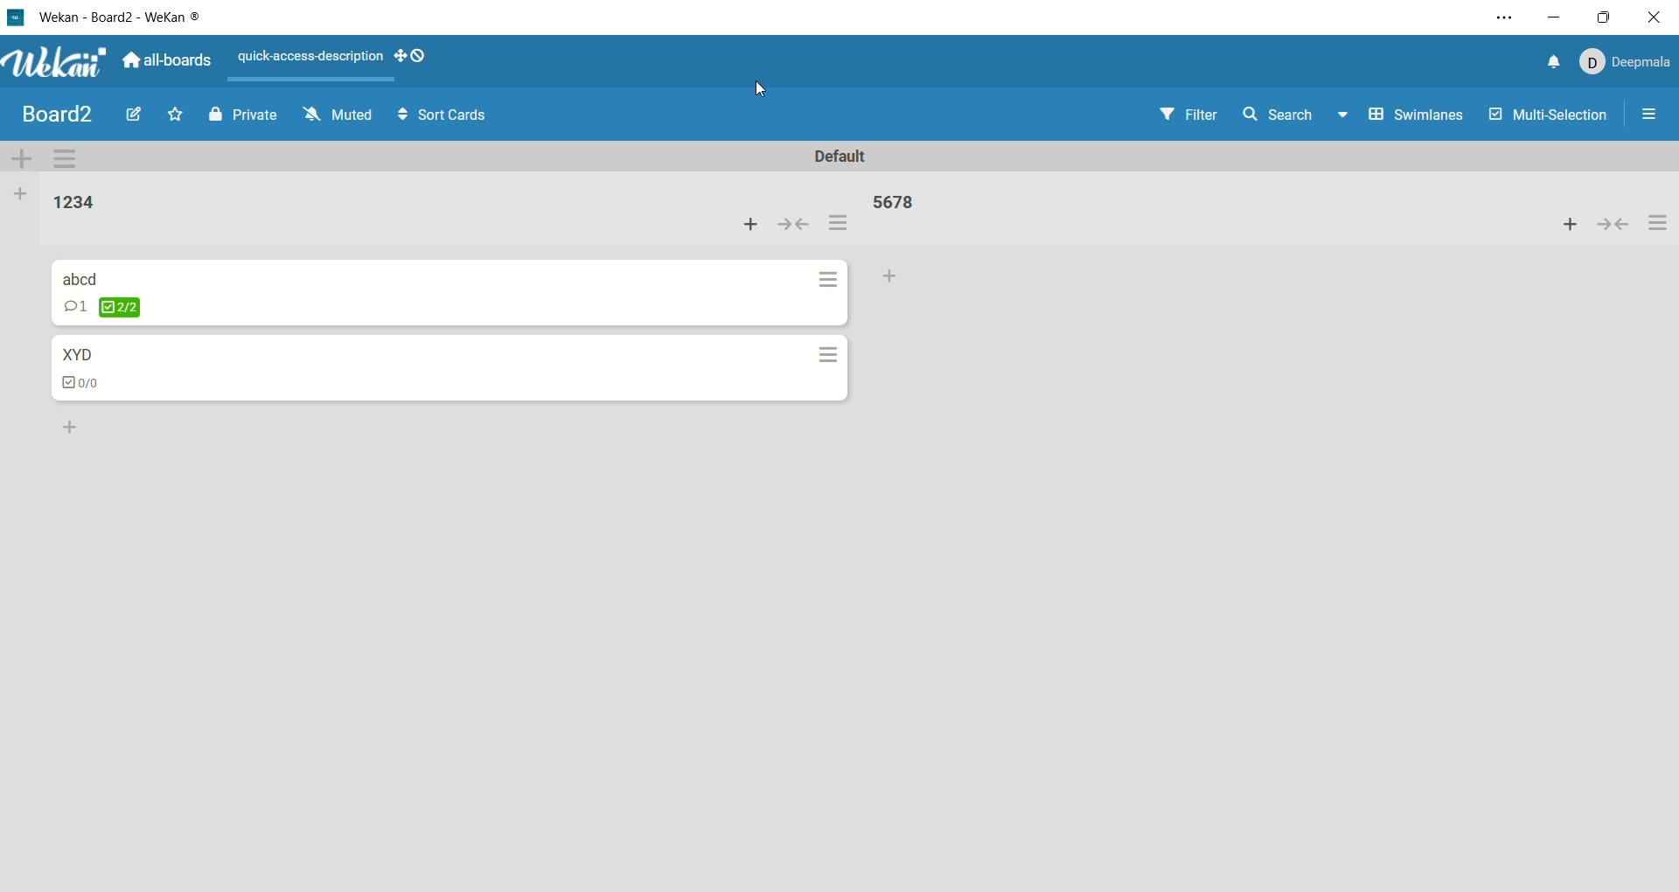 This screenshot has height=892, width=1679. I want to click on sort cards, so click(438, 116).